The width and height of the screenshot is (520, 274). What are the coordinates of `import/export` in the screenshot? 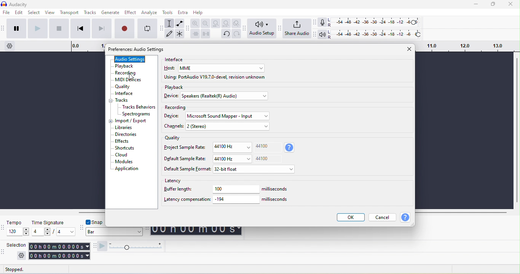 It's located at (130, 121).